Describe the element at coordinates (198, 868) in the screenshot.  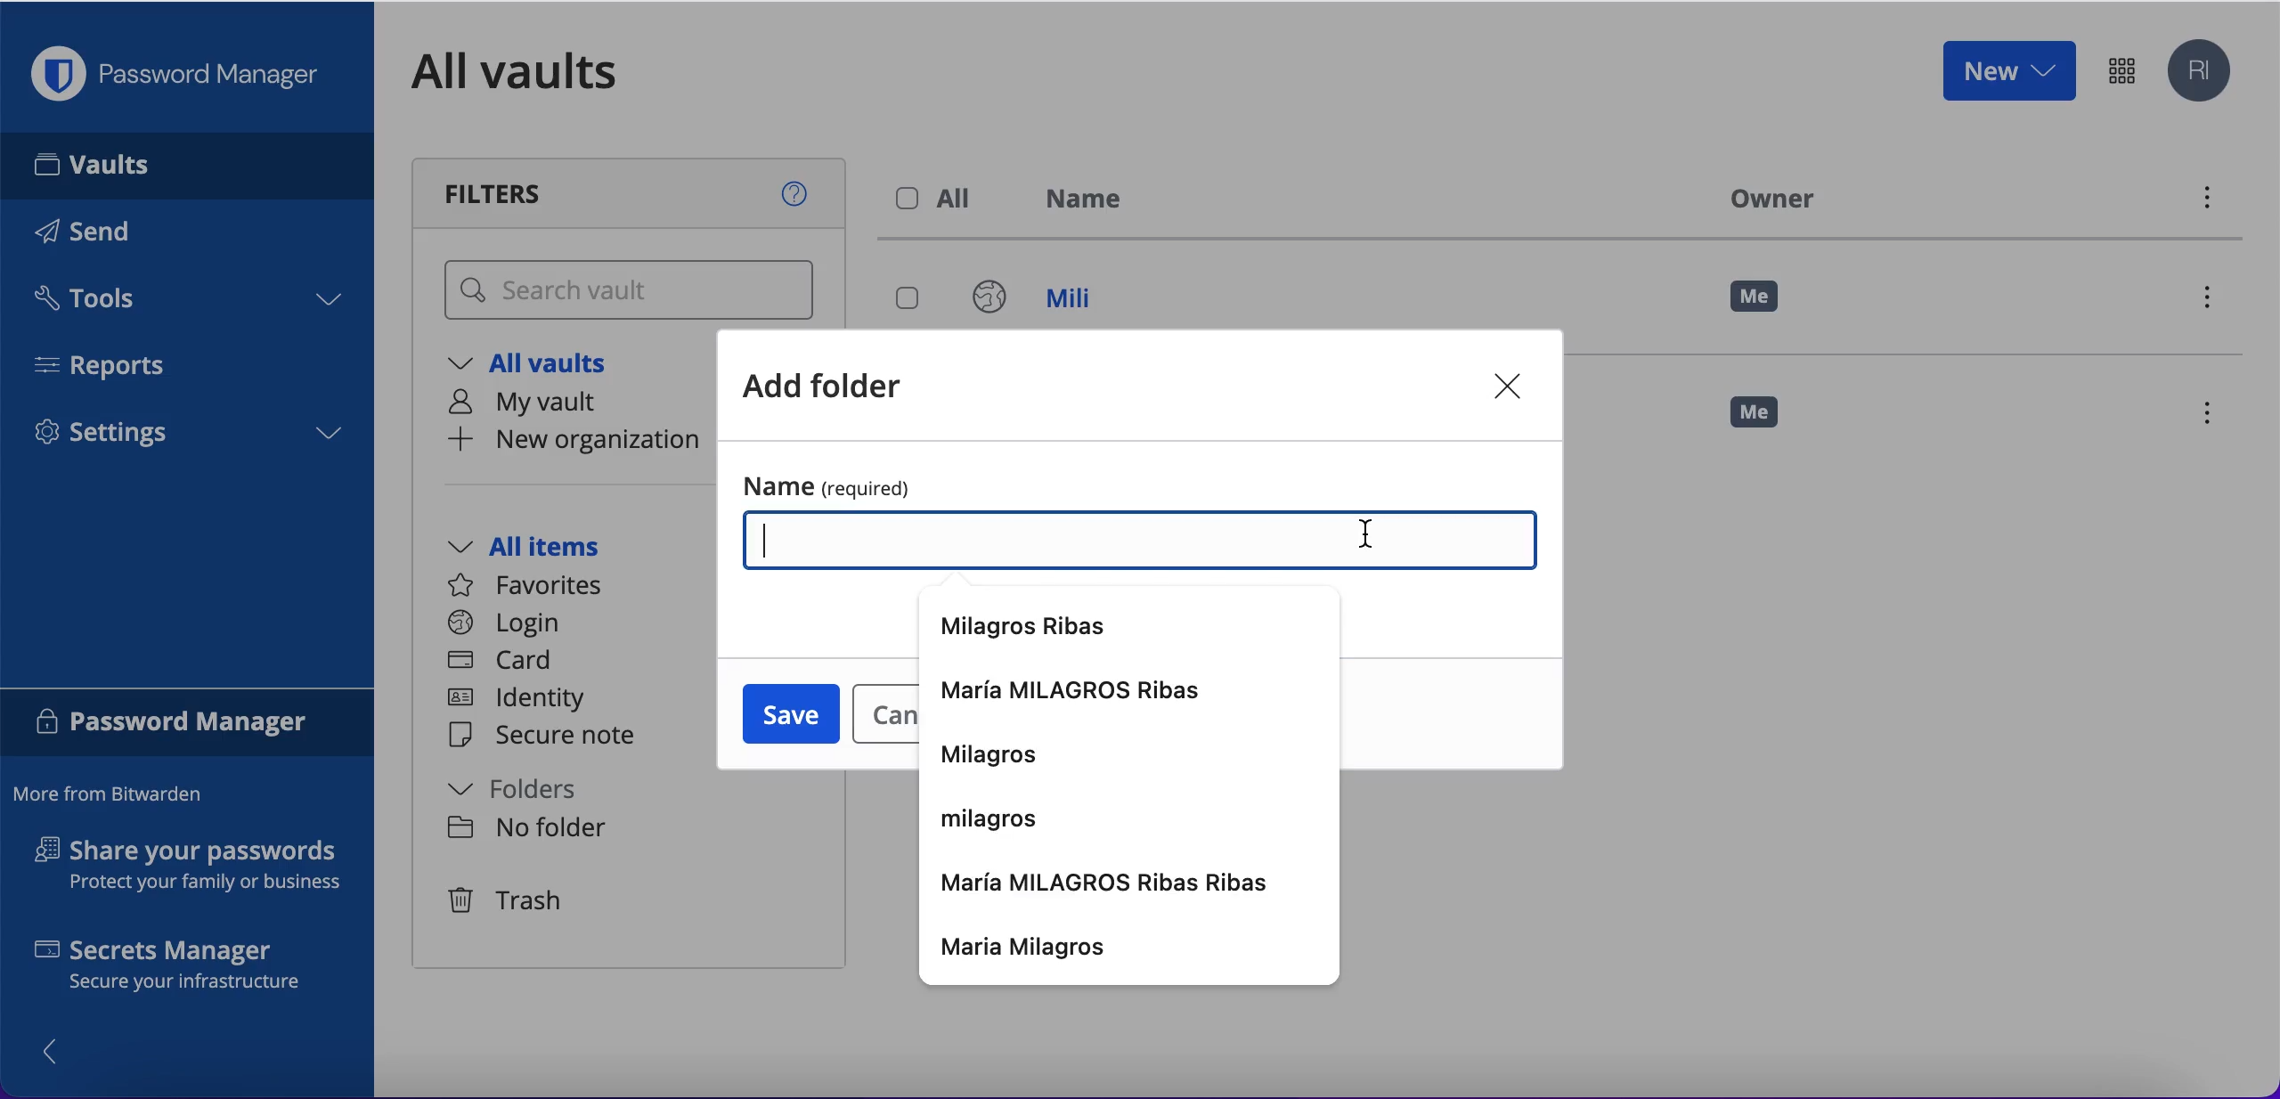
I see `share your passwords protect your family or business` at that location.